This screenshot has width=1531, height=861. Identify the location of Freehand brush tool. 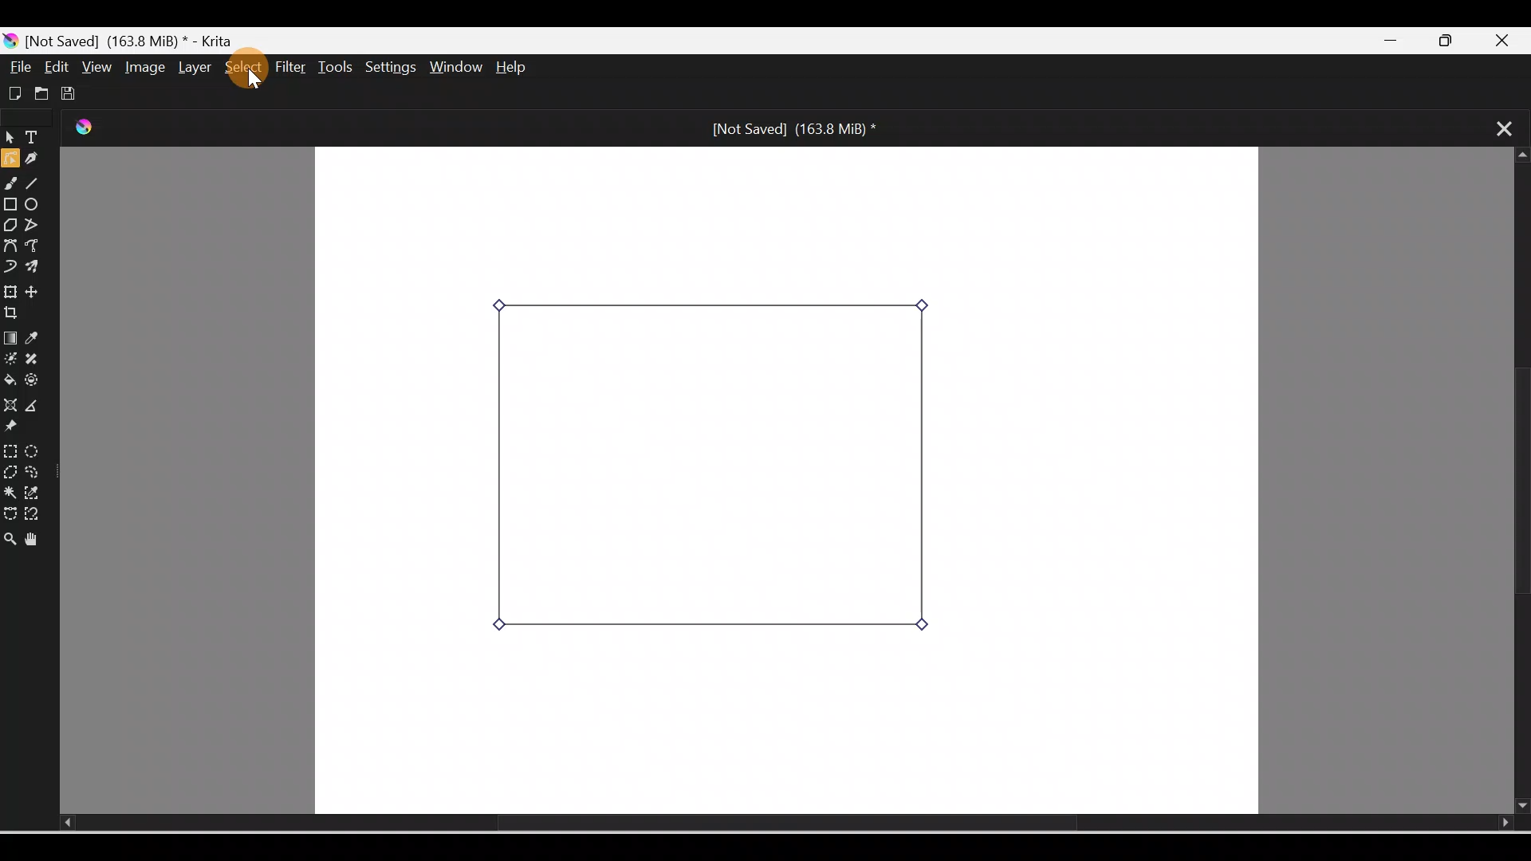
(13, 186).